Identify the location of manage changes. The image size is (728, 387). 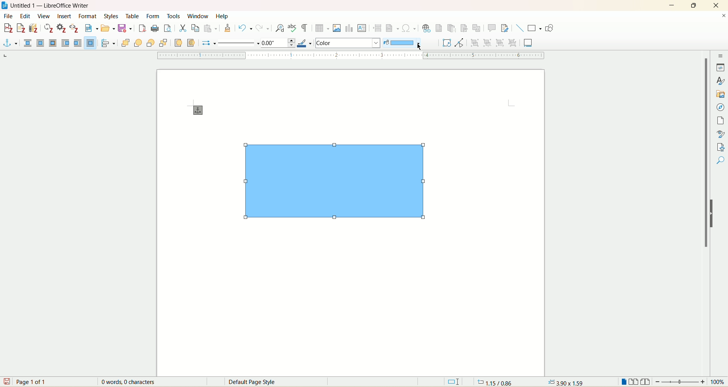
(722, 148).